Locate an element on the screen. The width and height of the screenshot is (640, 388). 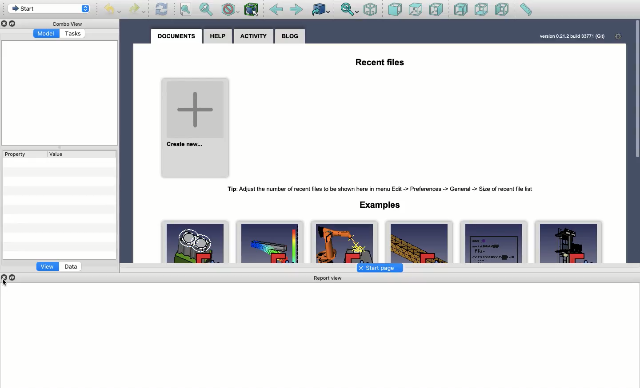
Rear is located at coordinates (462, 10).